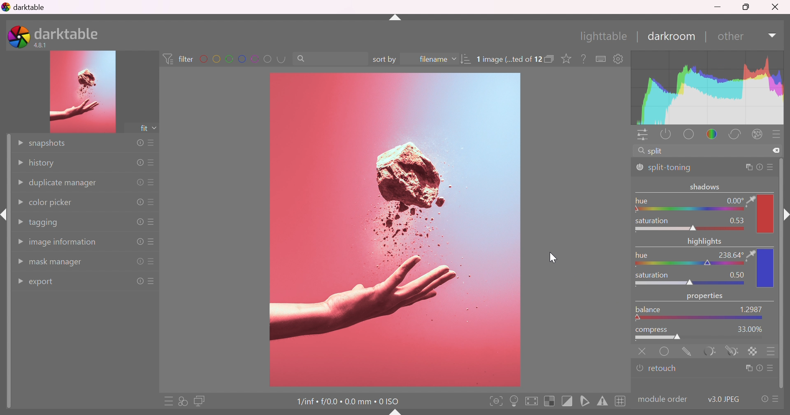 The height and width of the screenshot is (415, 790). Describe the element at coordinates (620, 401) in the screenshot. I see `toggle guide lines` at that location.